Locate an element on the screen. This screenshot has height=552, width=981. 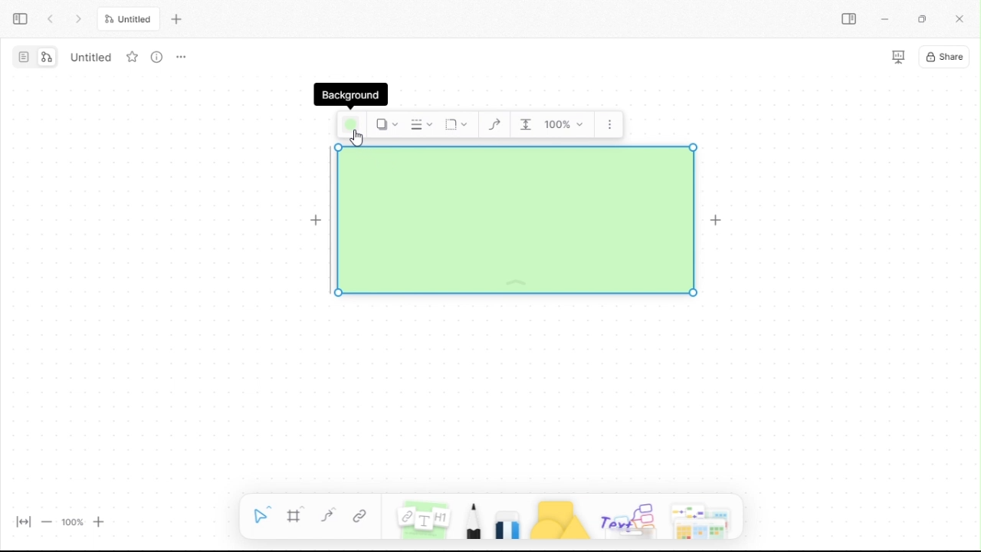
switch is located at coordinates (35, 57).